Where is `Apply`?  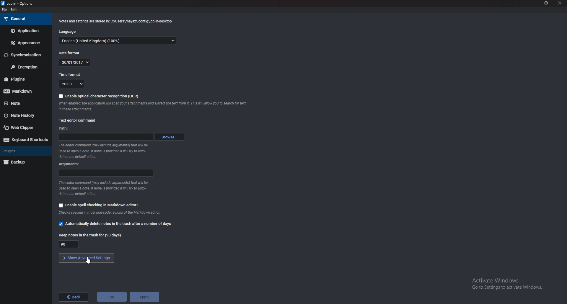
Apply is located at coordinates (144, 297).